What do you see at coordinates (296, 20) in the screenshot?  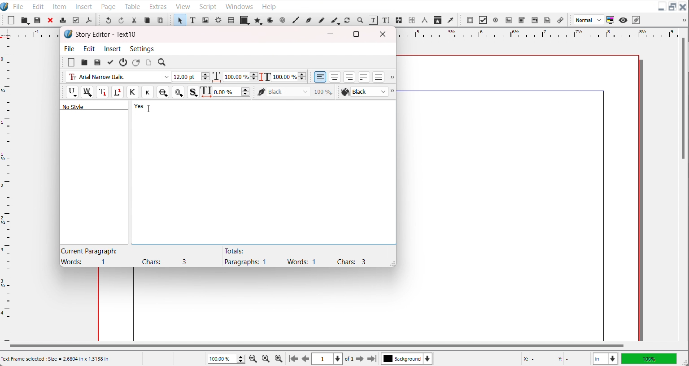 I see `Line` at bounding box center [296, 20].